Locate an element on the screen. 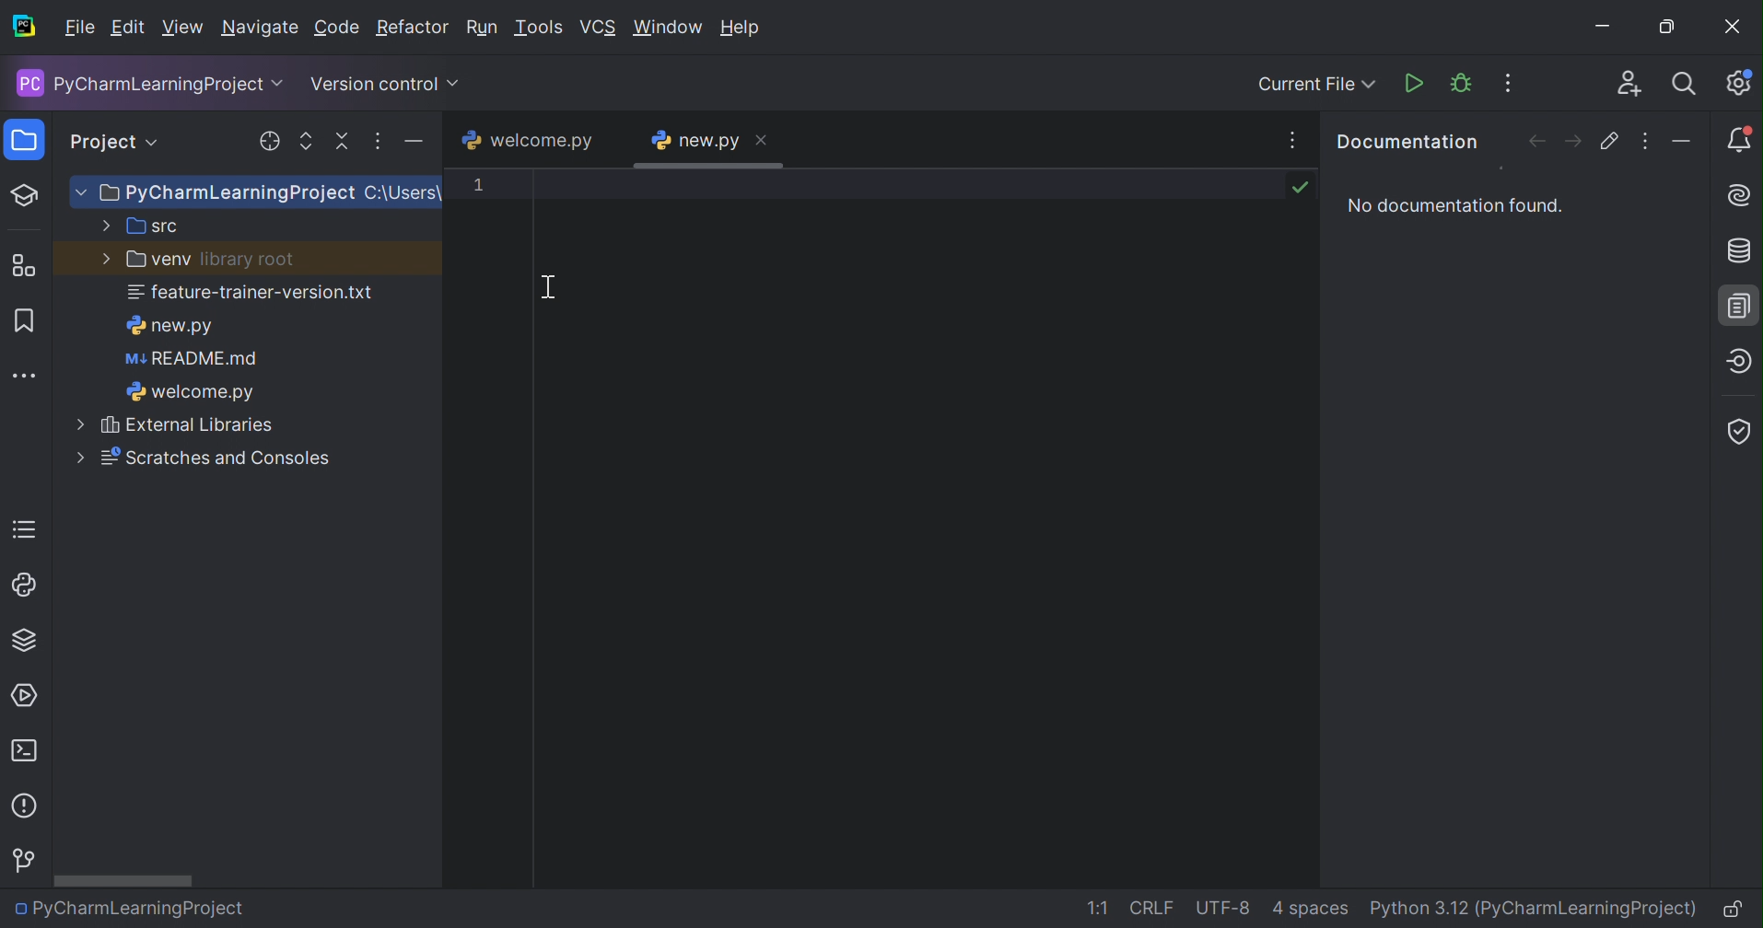 The image size is (1763, 928). new.py is located at coordinates (169, 326).